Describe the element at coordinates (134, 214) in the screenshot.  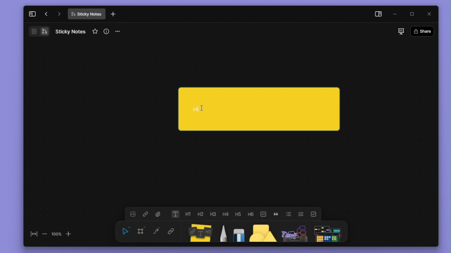
I see `image` at that location.